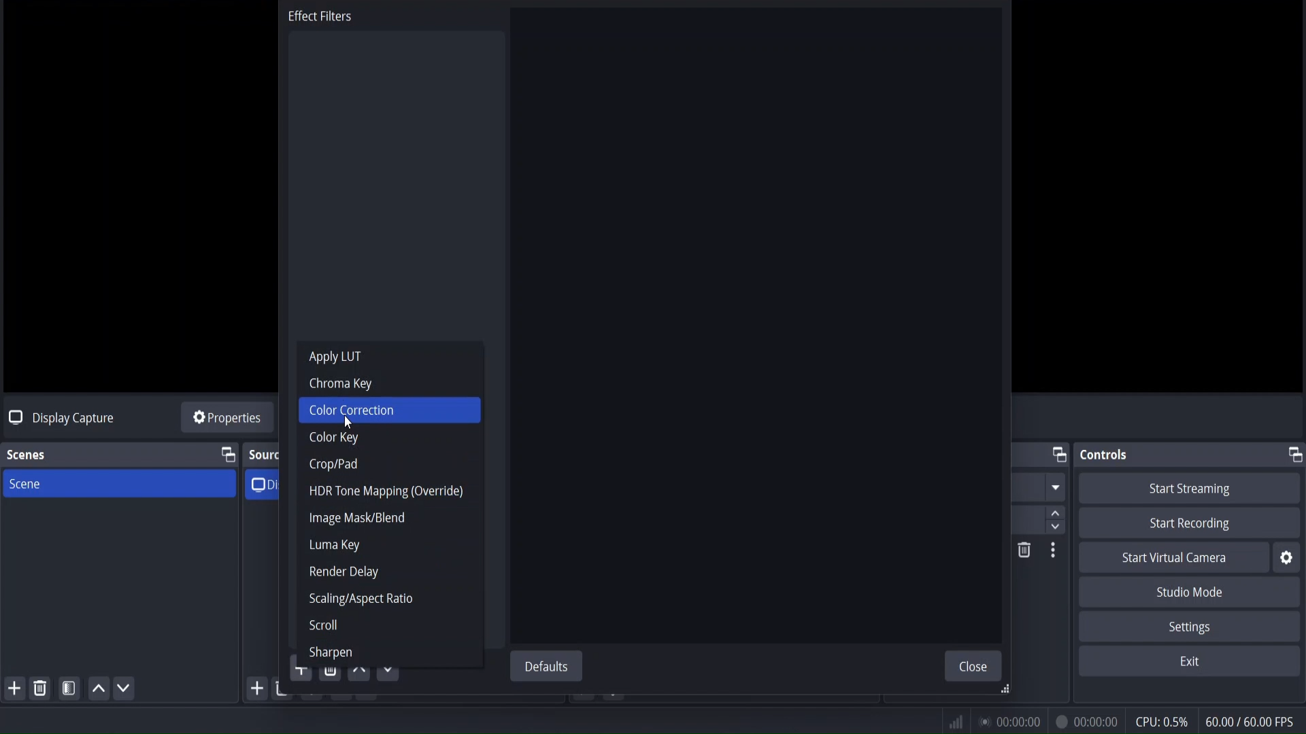  Describe the element at coordinates (1161, 721) in the screenshot. I see `cpu usage` at that location.